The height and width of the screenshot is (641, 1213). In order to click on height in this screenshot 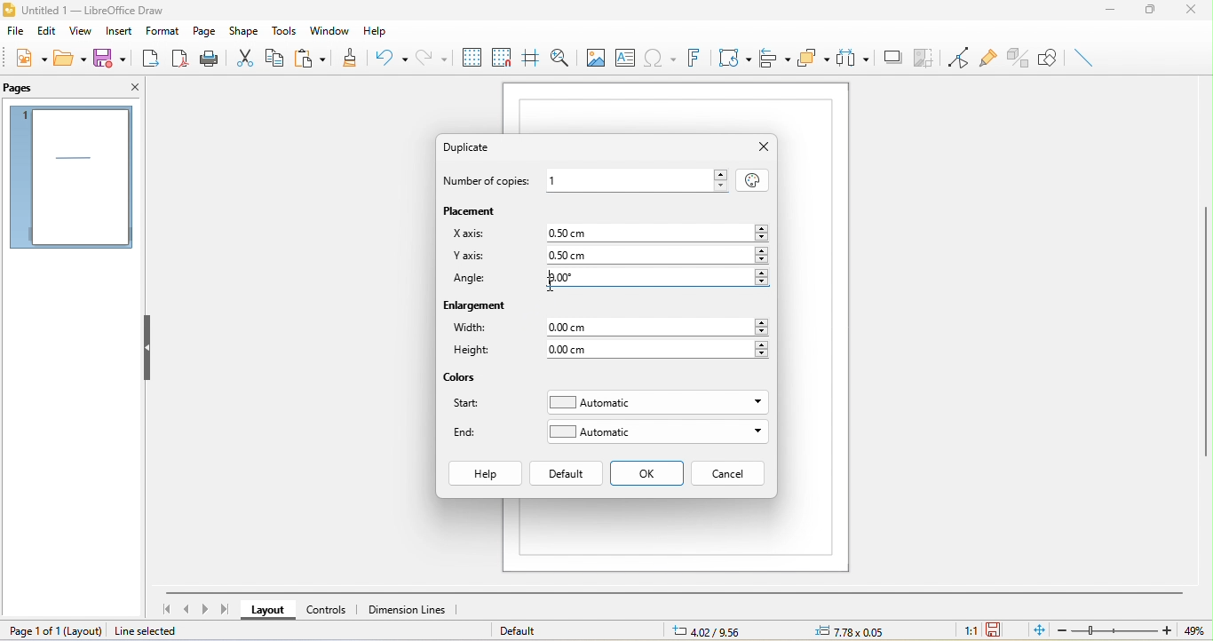, I will do `click(478, 352)`.